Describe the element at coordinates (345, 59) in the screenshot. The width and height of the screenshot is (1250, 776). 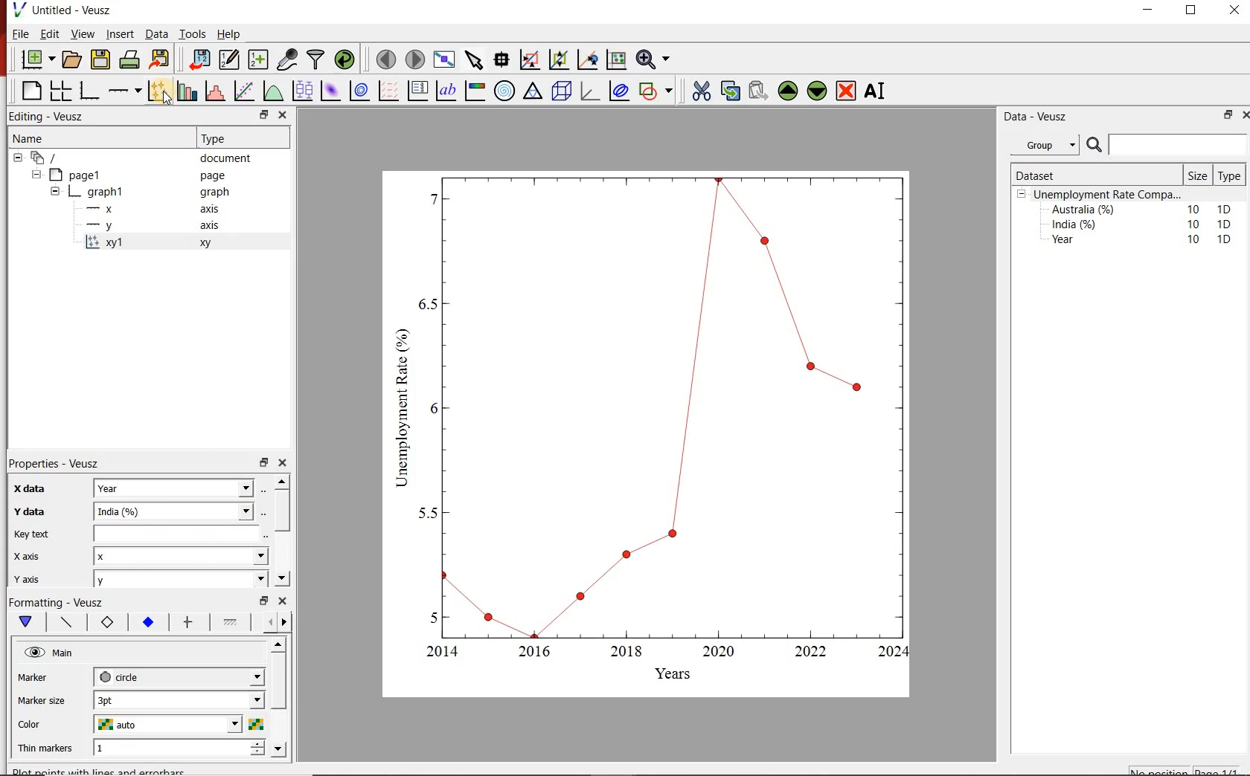
I see `reload datasets` at that location.